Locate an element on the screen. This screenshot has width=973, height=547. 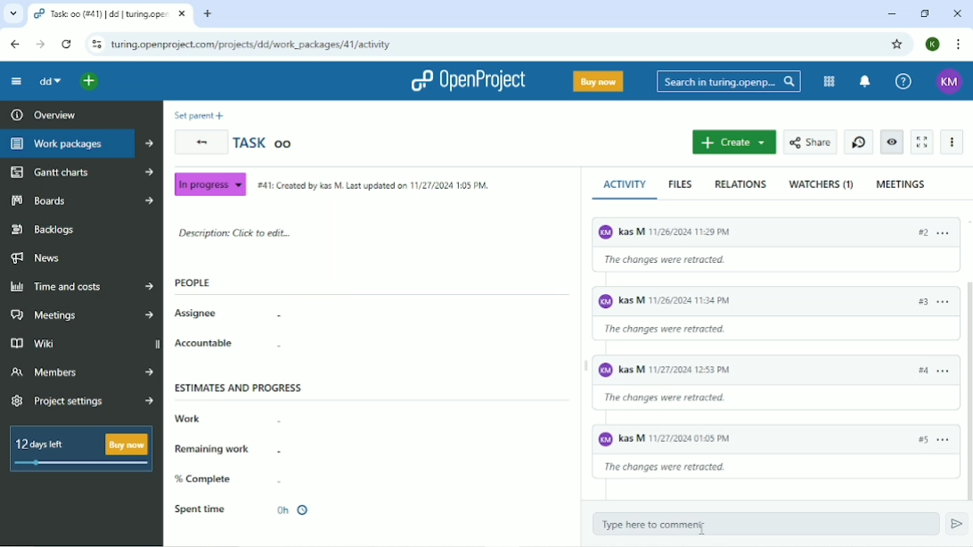
New tab is located at coordinates (208, 14).